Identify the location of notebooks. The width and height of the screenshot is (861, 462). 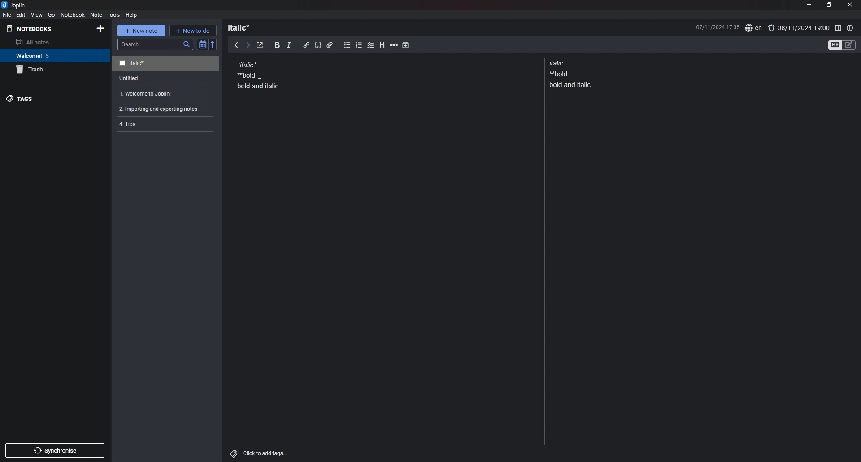
(31, 29).